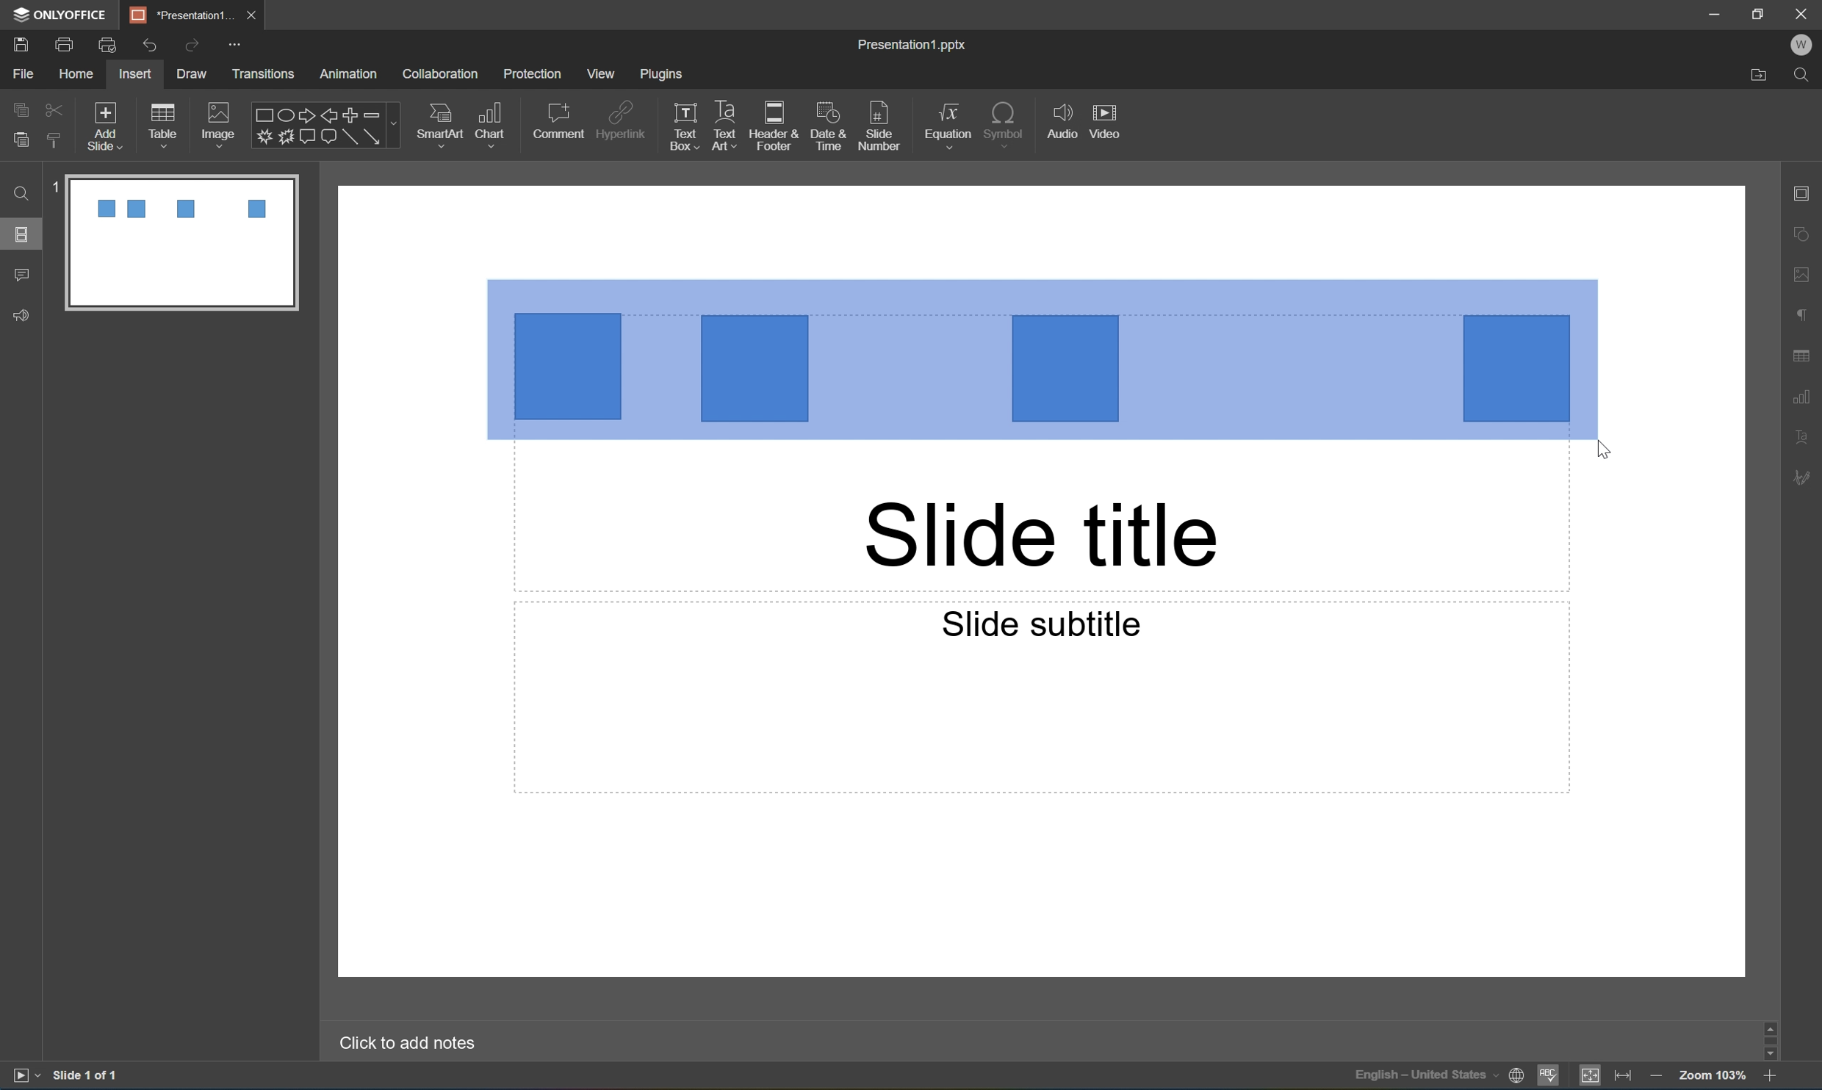 The image size is (1822, 1090). I want to click on zoom out, so click(1657, 1078).